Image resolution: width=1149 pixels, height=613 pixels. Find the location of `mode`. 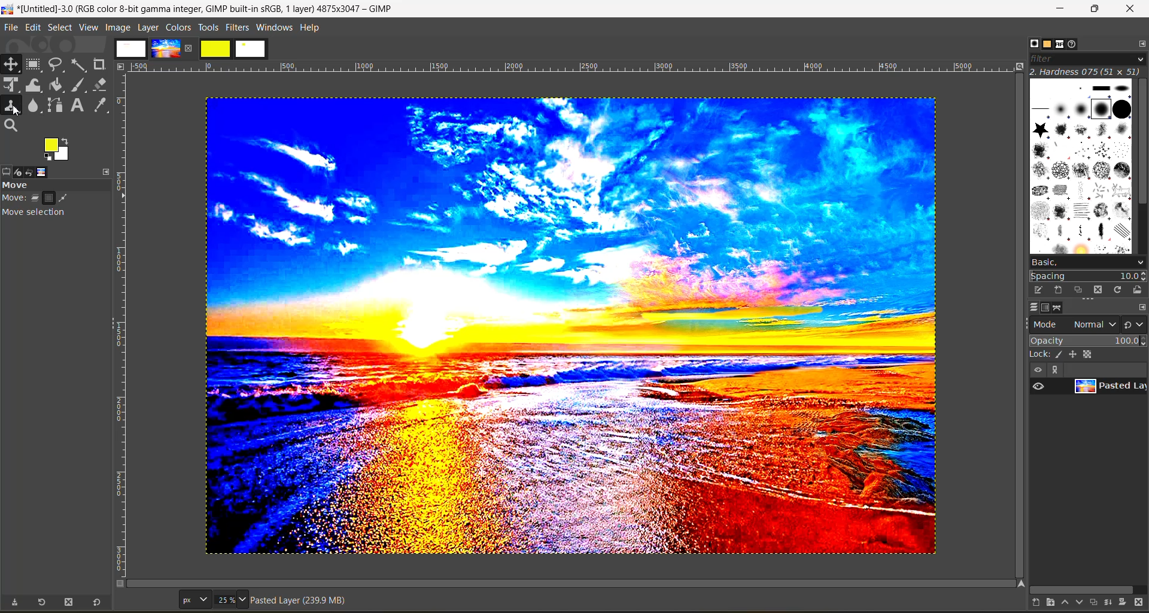

mode is located at coordinates (1075, 323).